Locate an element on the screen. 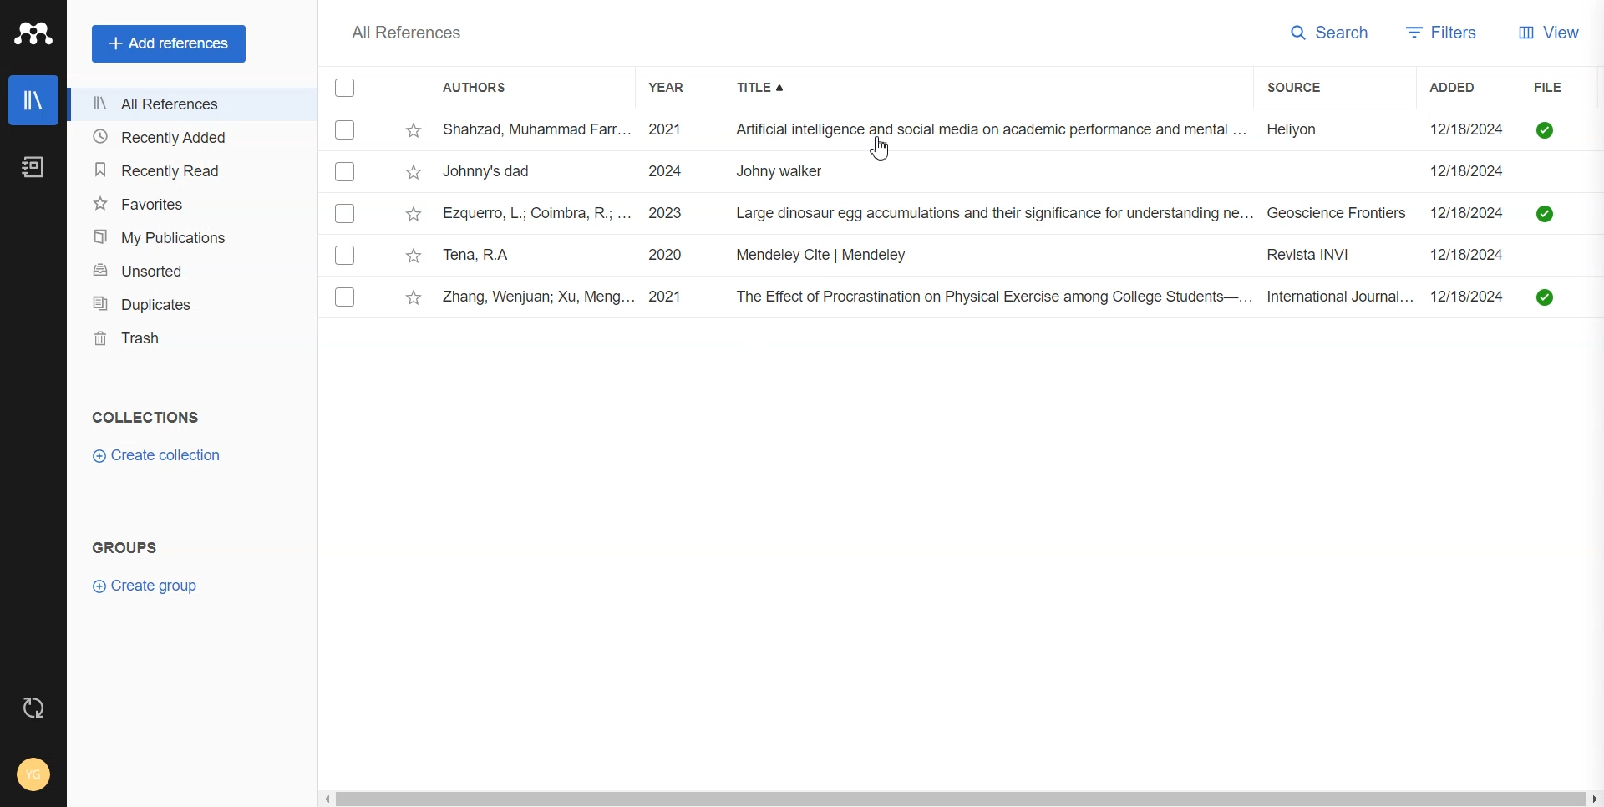 The image size is (1604, 807). Create collection is located at coordinates (156, 455).